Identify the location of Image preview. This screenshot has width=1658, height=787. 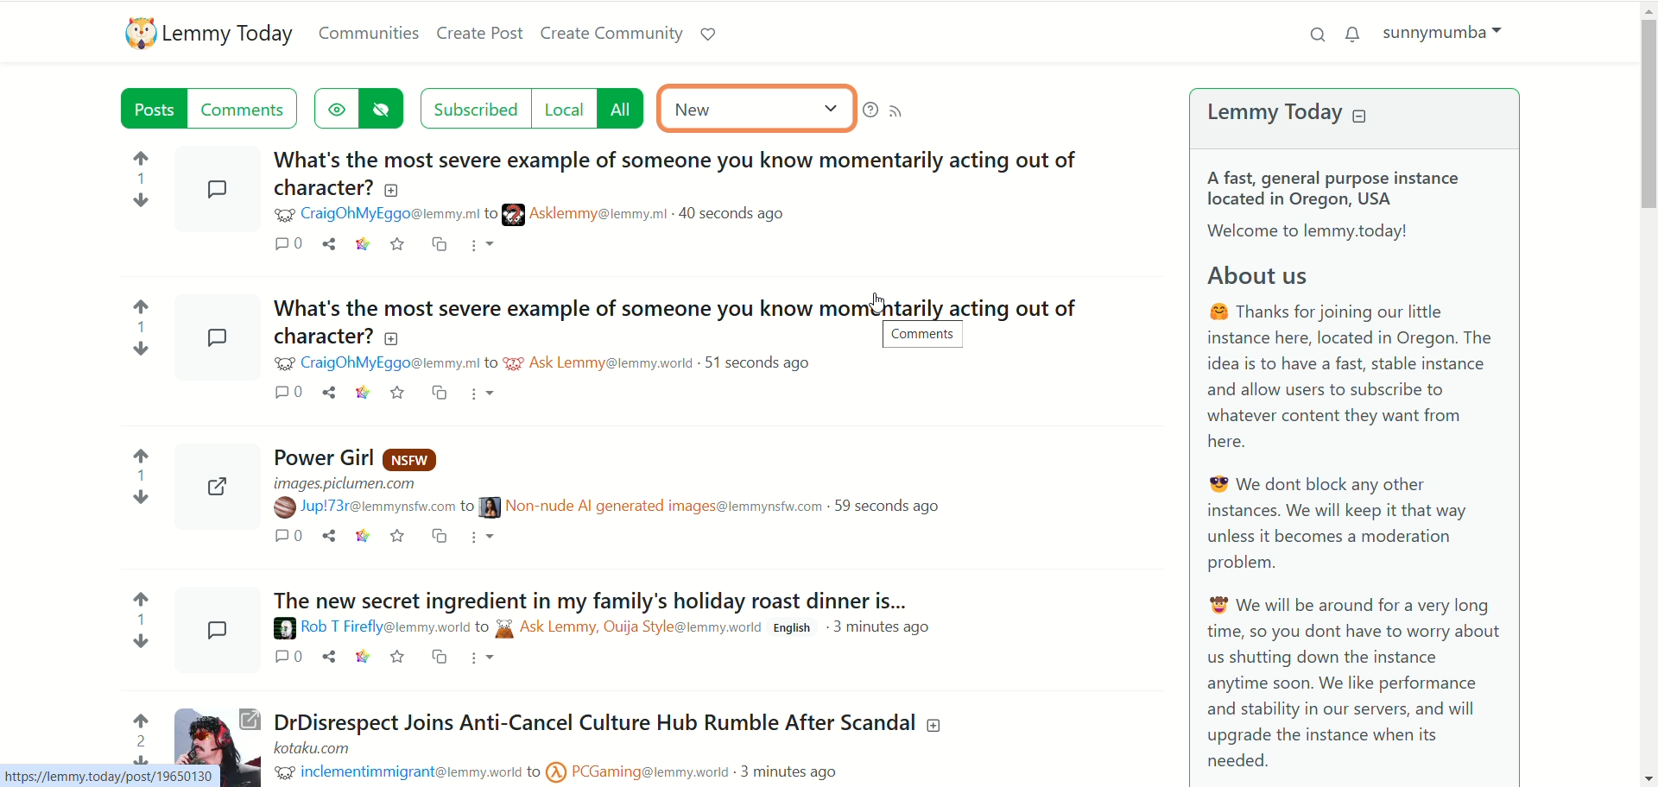
(213, 334).